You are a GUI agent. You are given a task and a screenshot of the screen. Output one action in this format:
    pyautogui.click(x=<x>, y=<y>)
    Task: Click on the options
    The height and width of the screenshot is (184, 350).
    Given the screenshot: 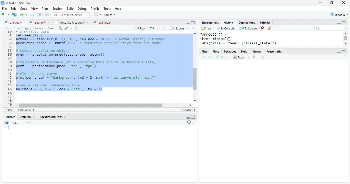 What is the action you would take?
    pyautogui.click(x=193, y=28)
    